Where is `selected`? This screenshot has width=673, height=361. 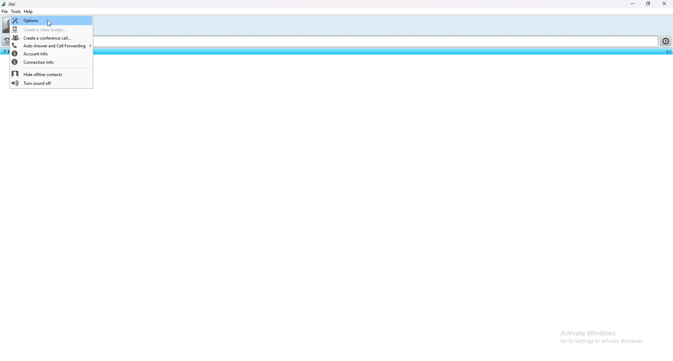 selected is located at coordinates (667, 51).